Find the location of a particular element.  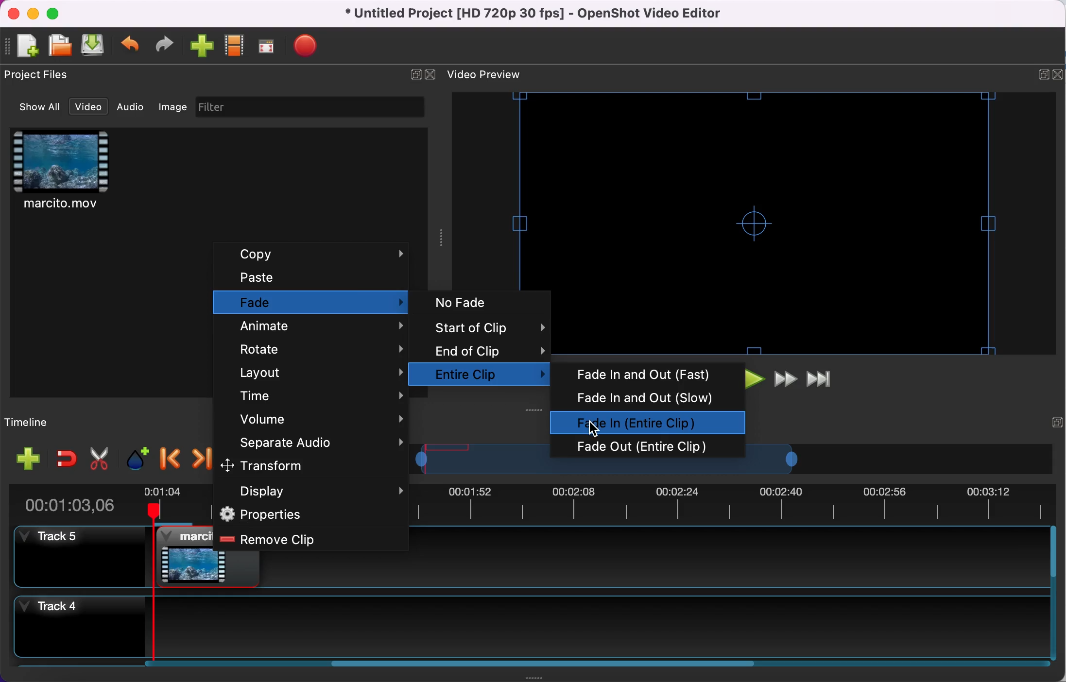

import file is located at coordinates (201, 46).